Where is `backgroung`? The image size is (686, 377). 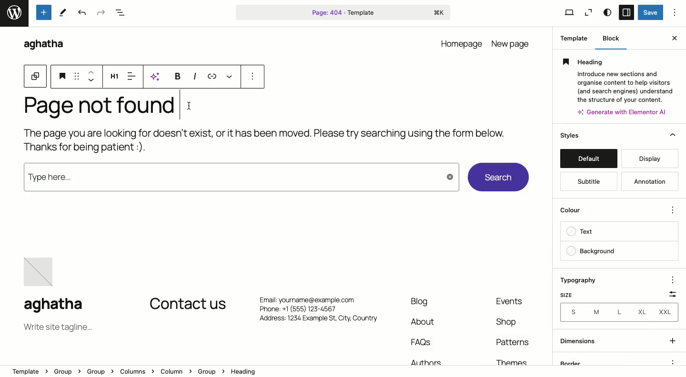
backgroung is located at coordinates (593, 253).